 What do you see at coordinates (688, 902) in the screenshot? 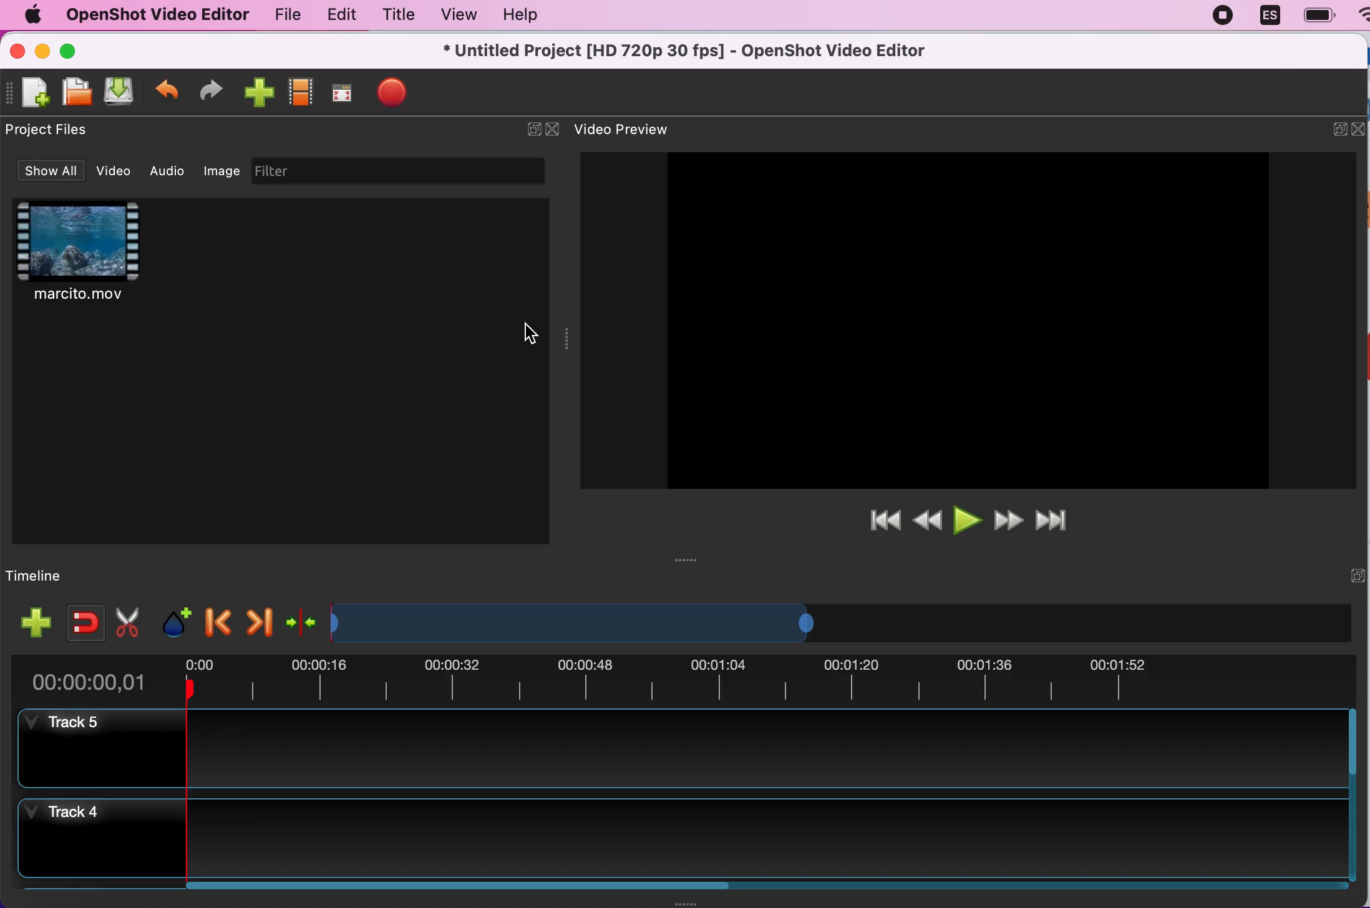
I see `Window Expanding` at bounding box center [688, 902].